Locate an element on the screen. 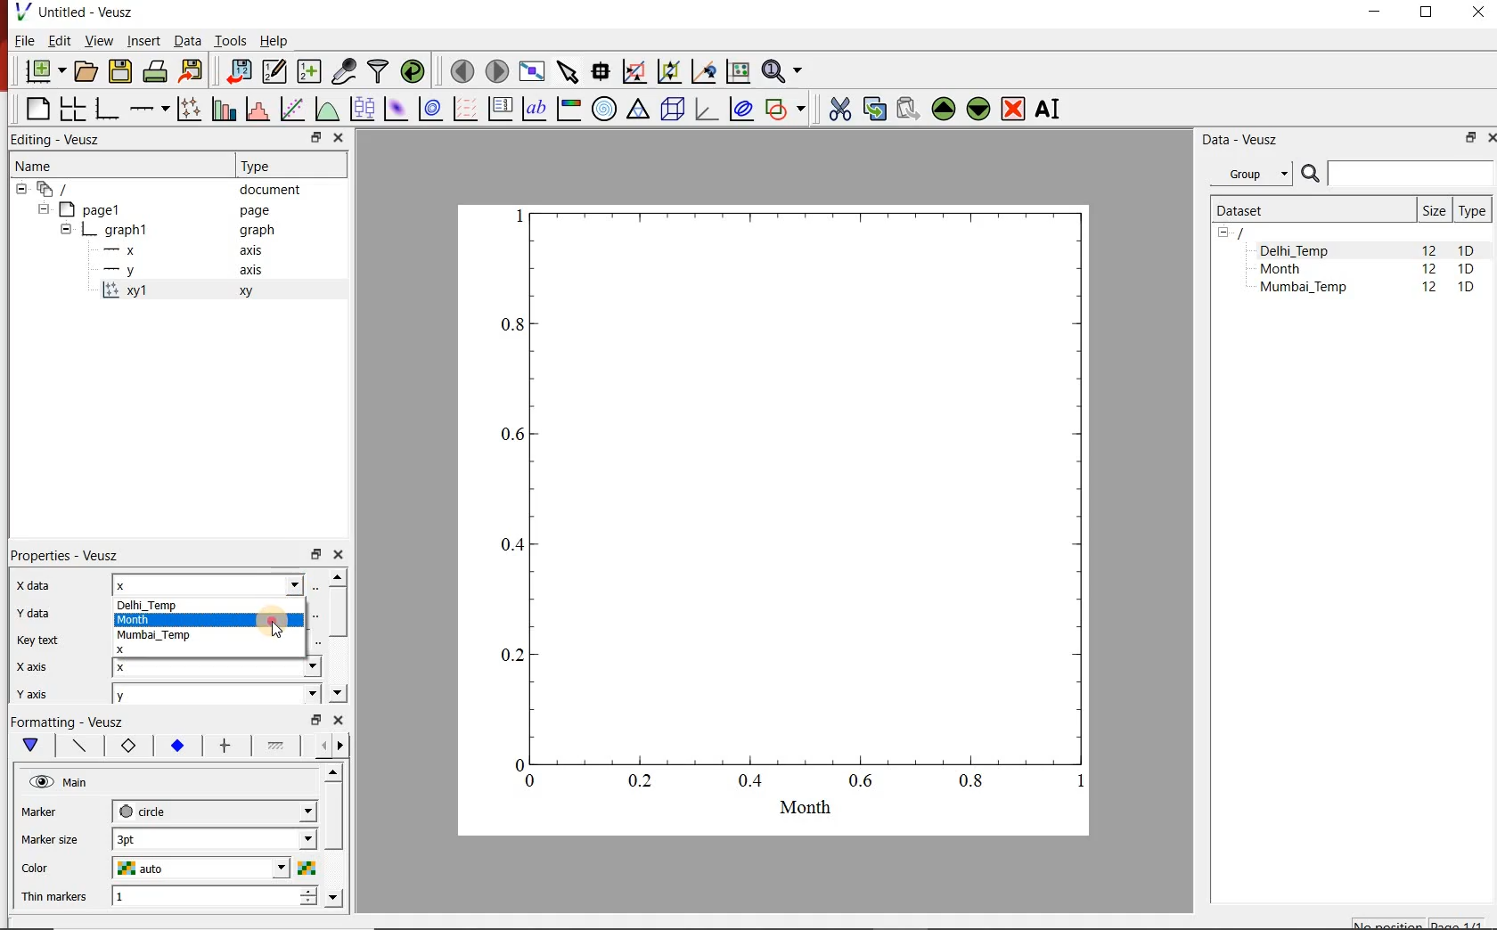 The width and height of the screenshot is (1497, 930). 12 is located at coordinates (1428, 249).